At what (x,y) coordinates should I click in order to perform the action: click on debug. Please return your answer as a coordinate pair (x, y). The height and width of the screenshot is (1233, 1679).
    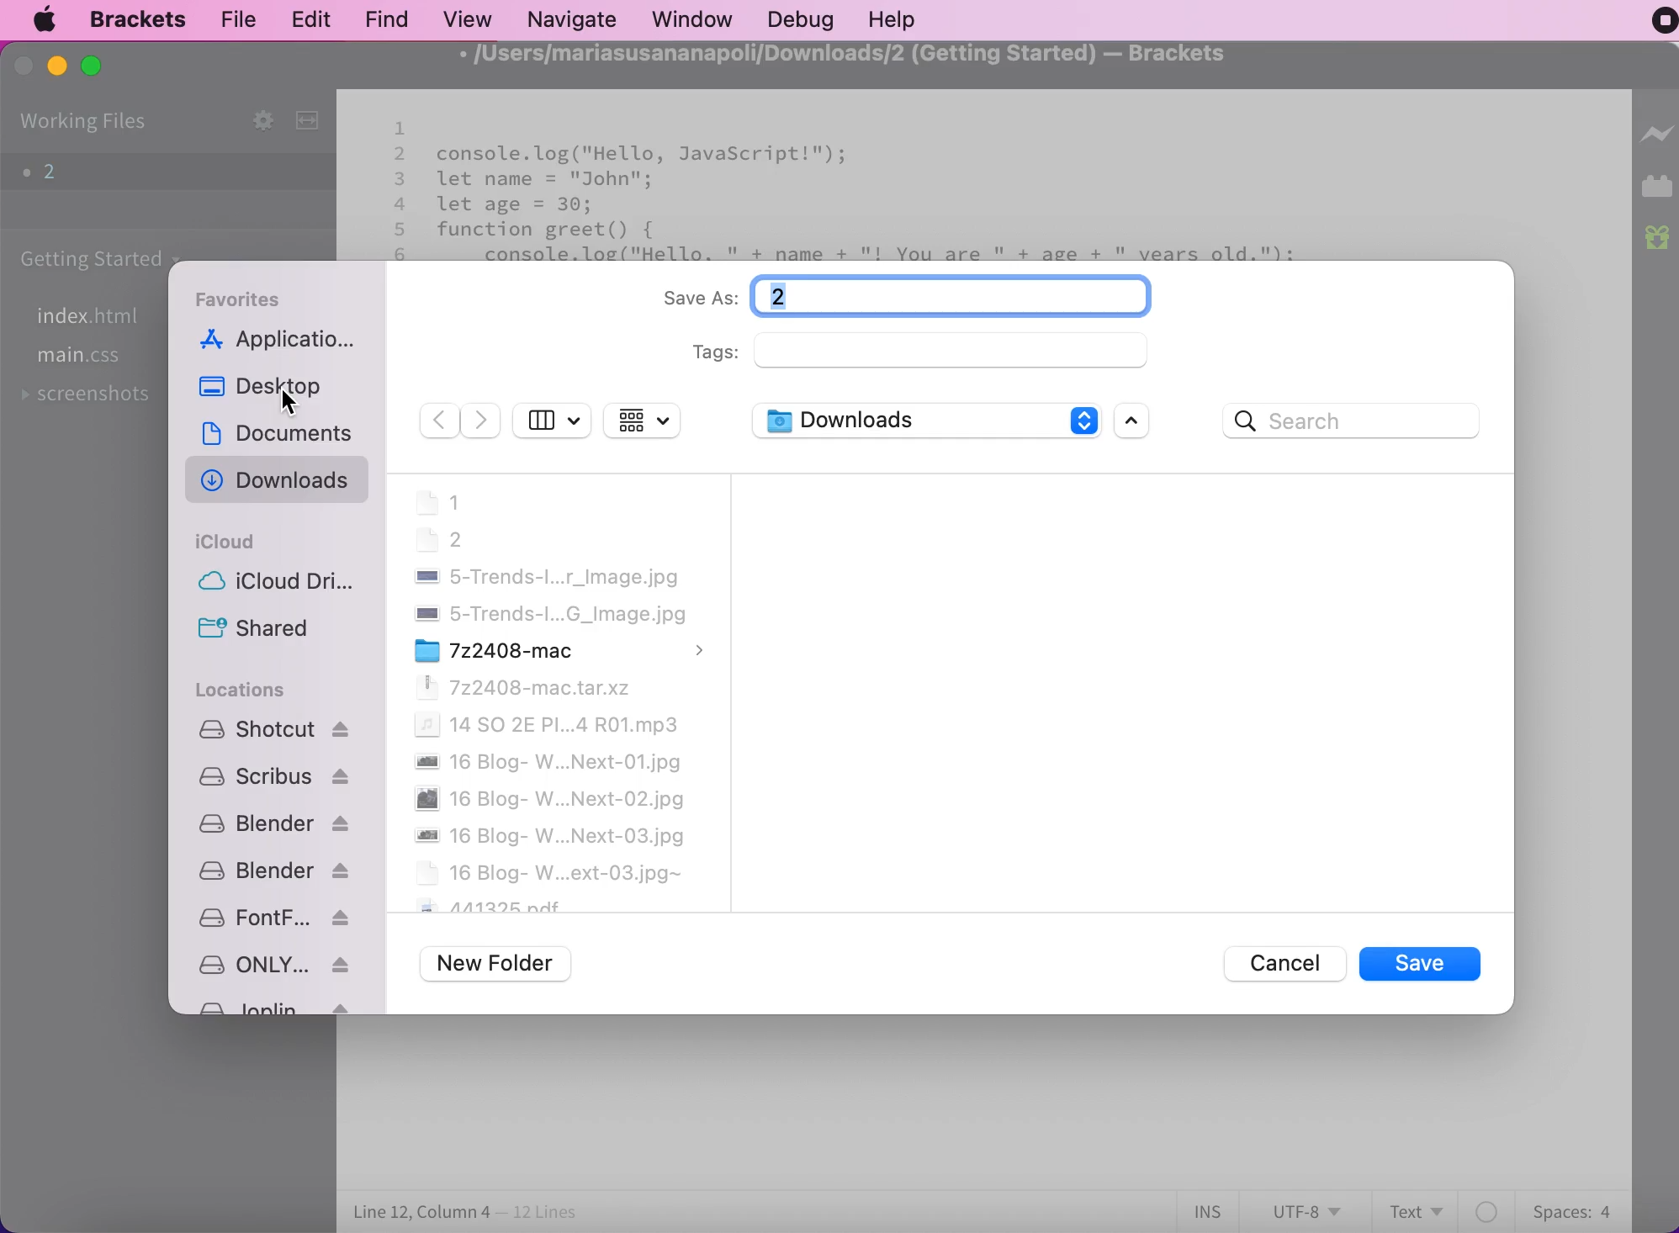
    Looking at the image, I should click on (798, 19).